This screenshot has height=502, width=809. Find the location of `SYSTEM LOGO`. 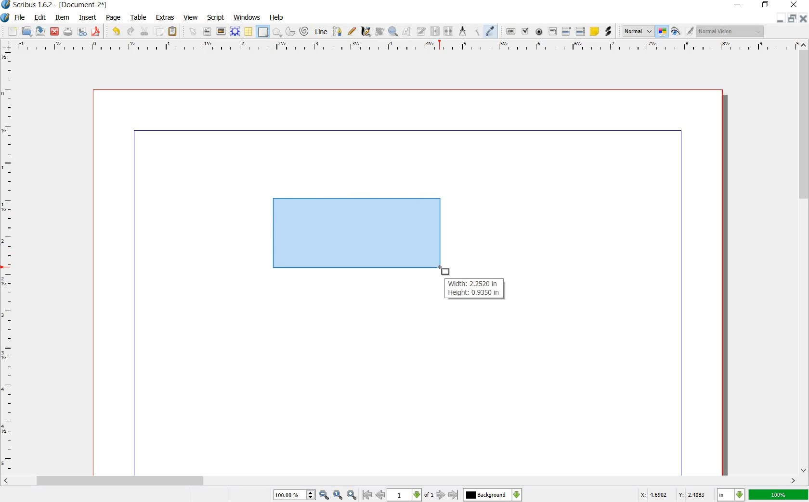

SYSTEM LOGO is located at coordinates (6, 17).